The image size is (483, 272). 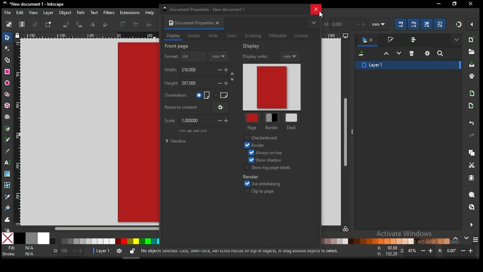 What do you see at coordinates (122, 25) in the screenshot?
I see `rise to top` at bounding box center [122, 25].